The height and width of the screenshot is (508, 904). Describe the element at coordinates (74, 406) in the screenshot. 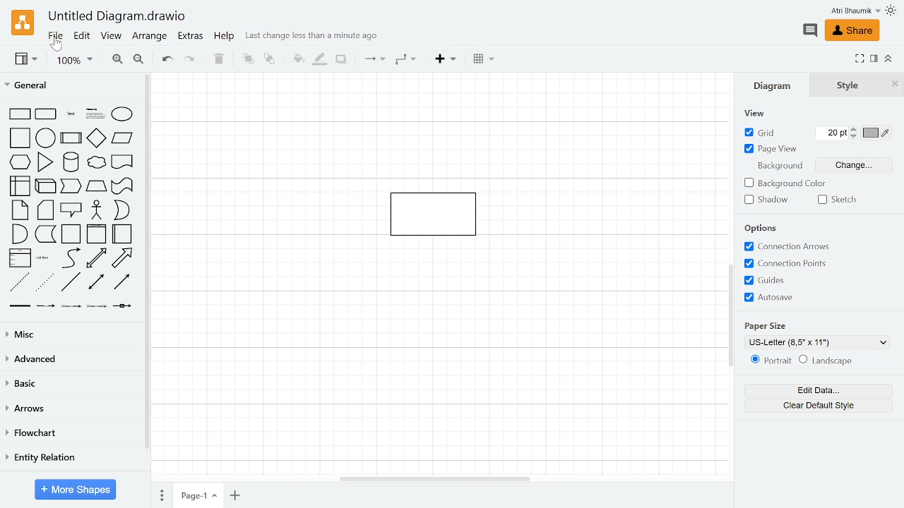

I see `Arrows` at that location.